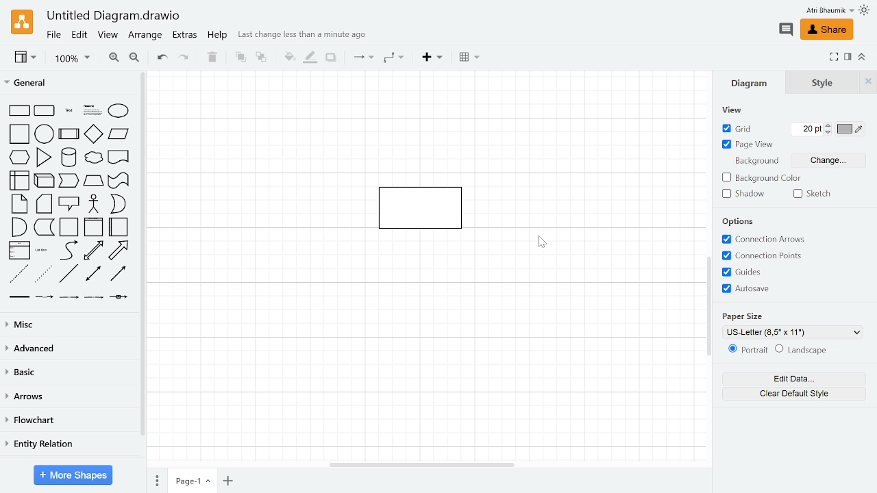 The height and width of the screenshot is (493, 877). Describe the element at coordinates (750, 85) in the screenshot. I see `Diagrams` at that location.